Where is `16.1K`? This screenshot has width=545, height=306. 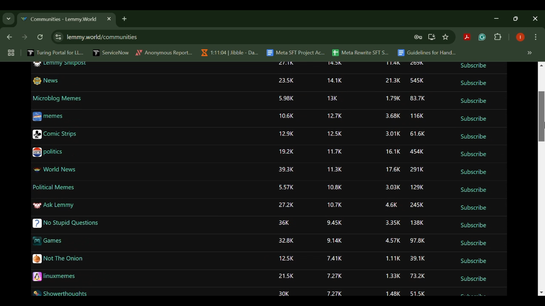
16.1K is located at coordinates (393, 153).